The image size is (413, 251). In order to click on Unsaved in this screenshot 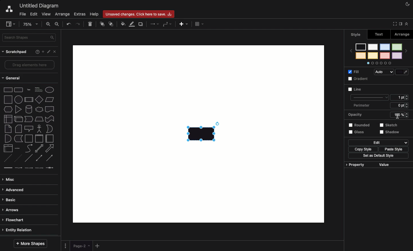, I will do `click(139, 15)`.